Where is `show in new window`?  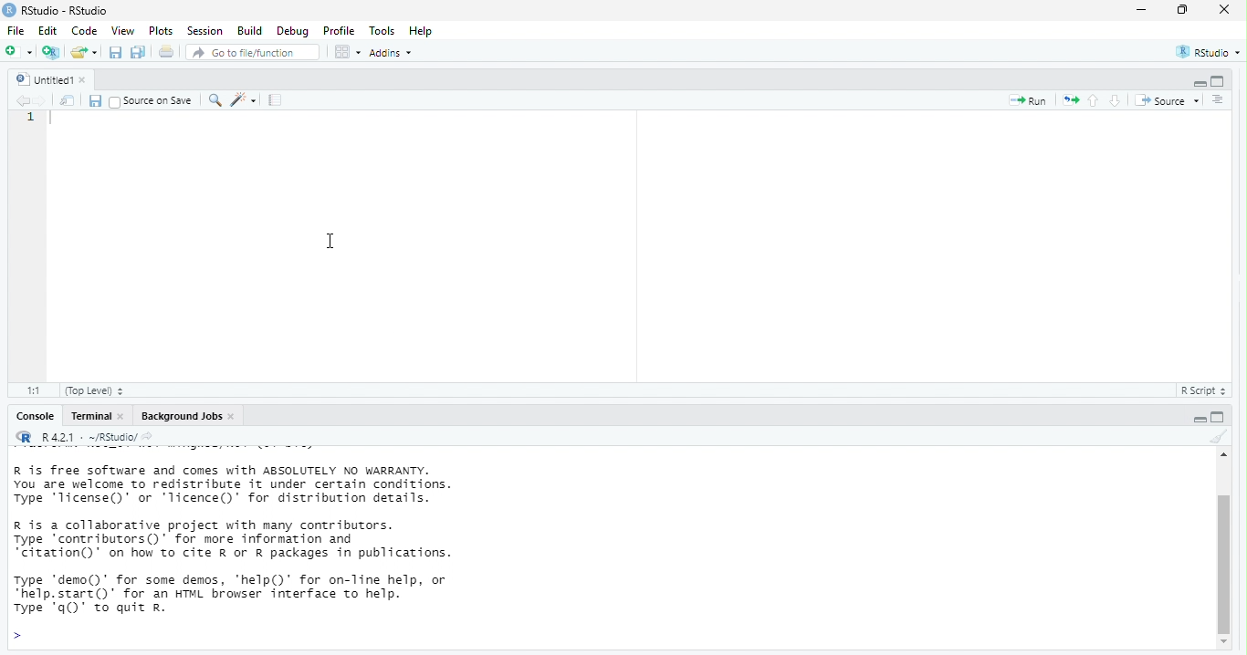 show in new window is located at coordinates (68, 100).